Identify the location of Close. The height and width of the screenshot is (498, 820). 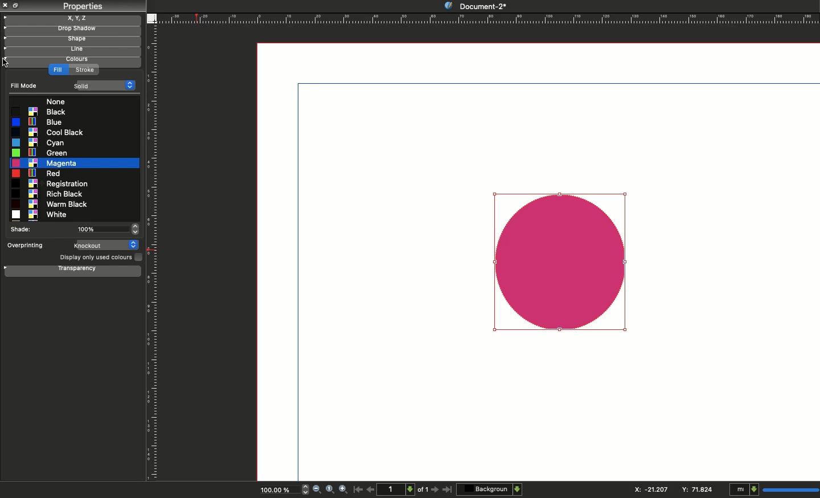
(6, 5).